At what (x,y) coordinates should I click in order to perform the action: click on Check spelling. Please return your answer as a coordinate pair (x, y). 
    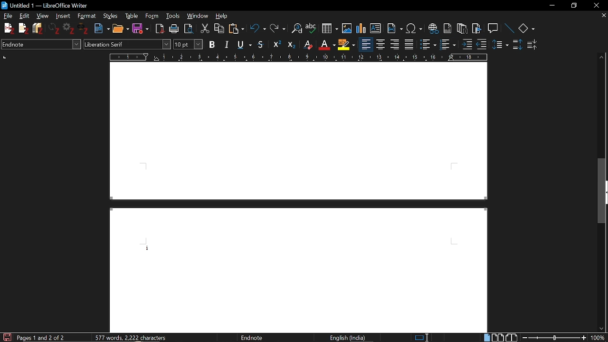
    Looking at the image, I should click on (312, 29).